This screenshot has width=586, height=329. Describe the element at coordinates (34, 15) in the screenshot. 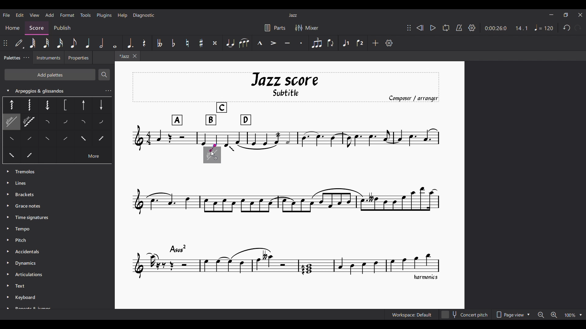

I see `View menu` at that location.